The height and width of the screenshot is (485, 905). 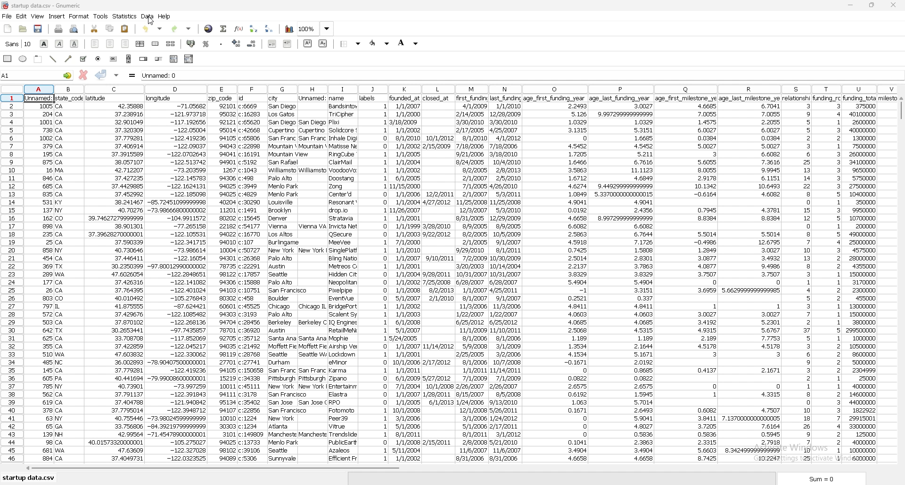 I want to click on decrease indent, so click(x=273, y=43).